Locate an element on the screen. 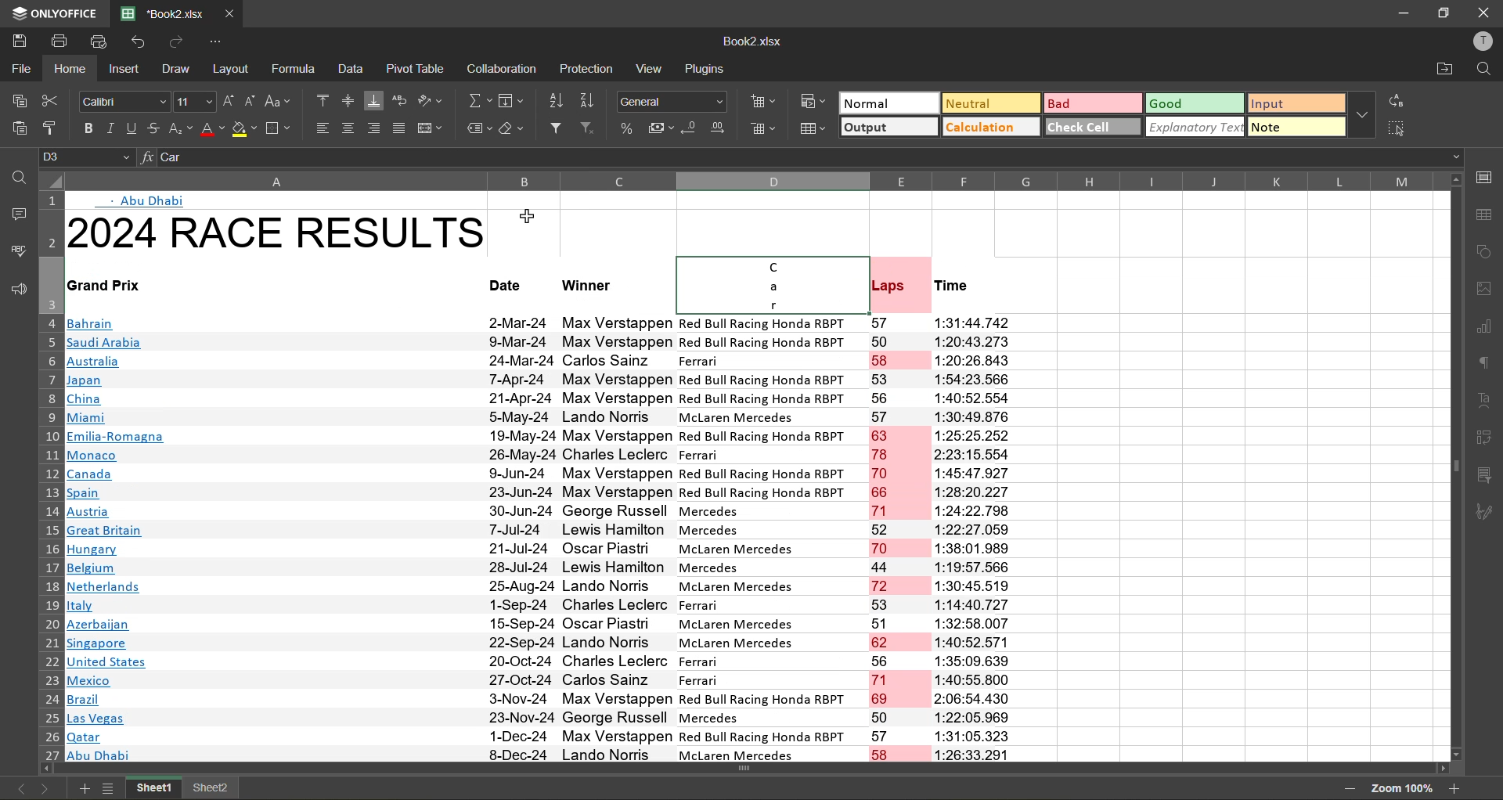 The width and height of the screenshot is (1503, 800). font size is located at coordinates (198, 102).